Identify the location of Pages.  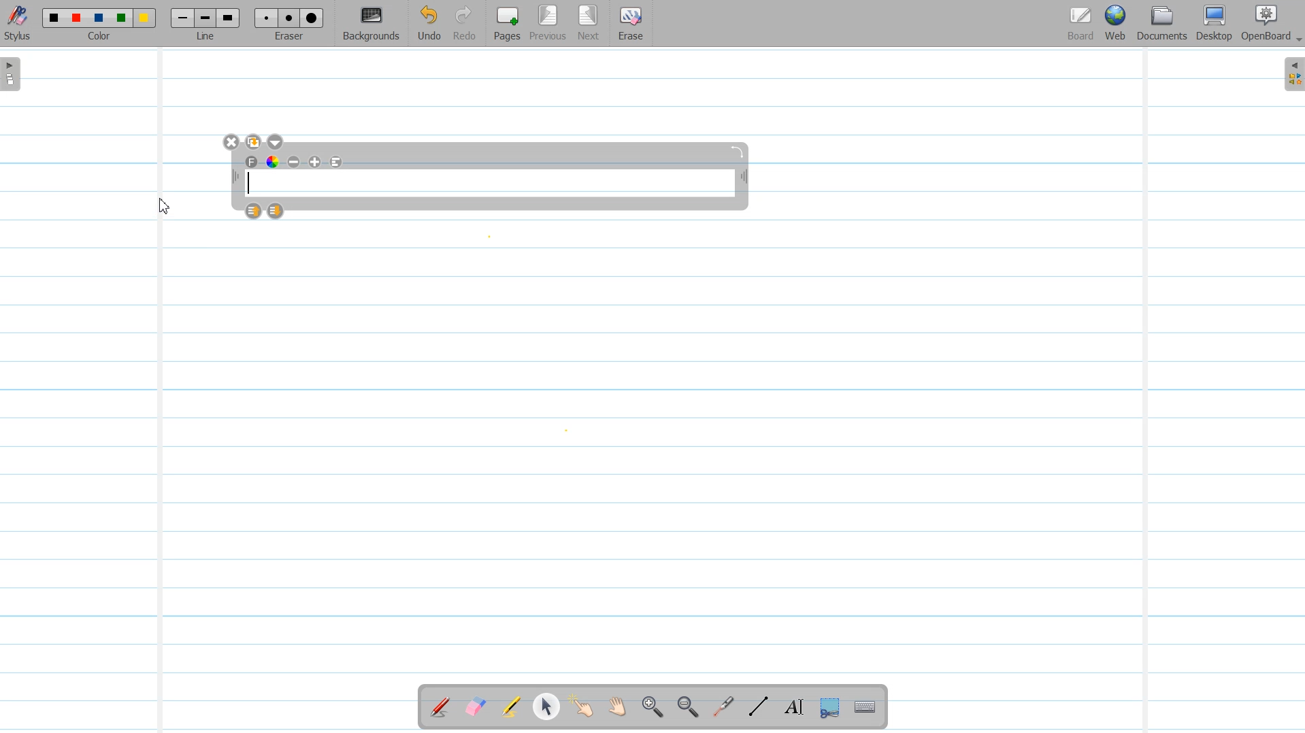
(506, 23).